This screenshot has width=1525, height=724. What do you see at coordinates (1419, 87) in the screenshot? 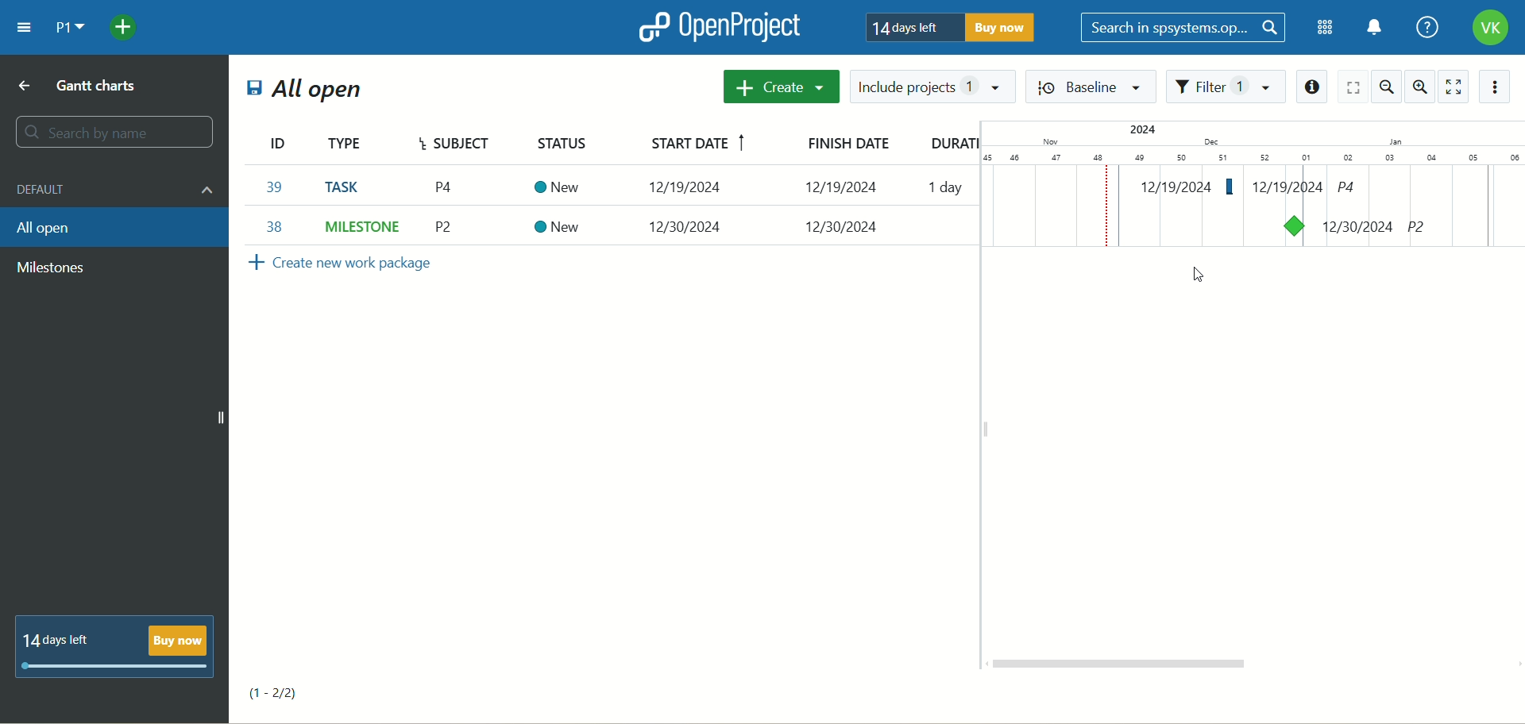
I see `zoom in` at bounding box center [1419, 87].